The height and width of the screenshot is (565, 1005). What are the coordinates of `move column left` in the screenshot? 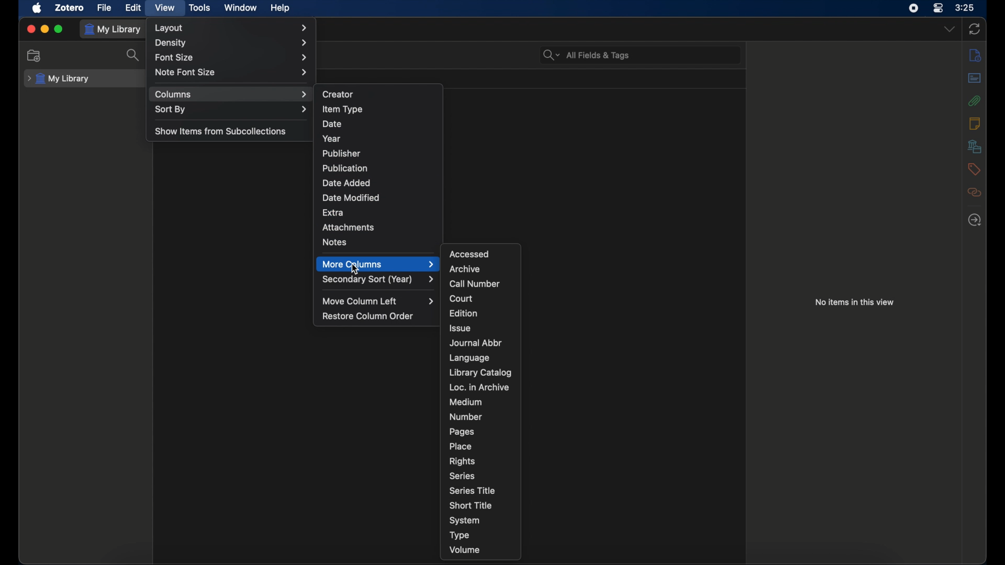 It's located at (380, 301).